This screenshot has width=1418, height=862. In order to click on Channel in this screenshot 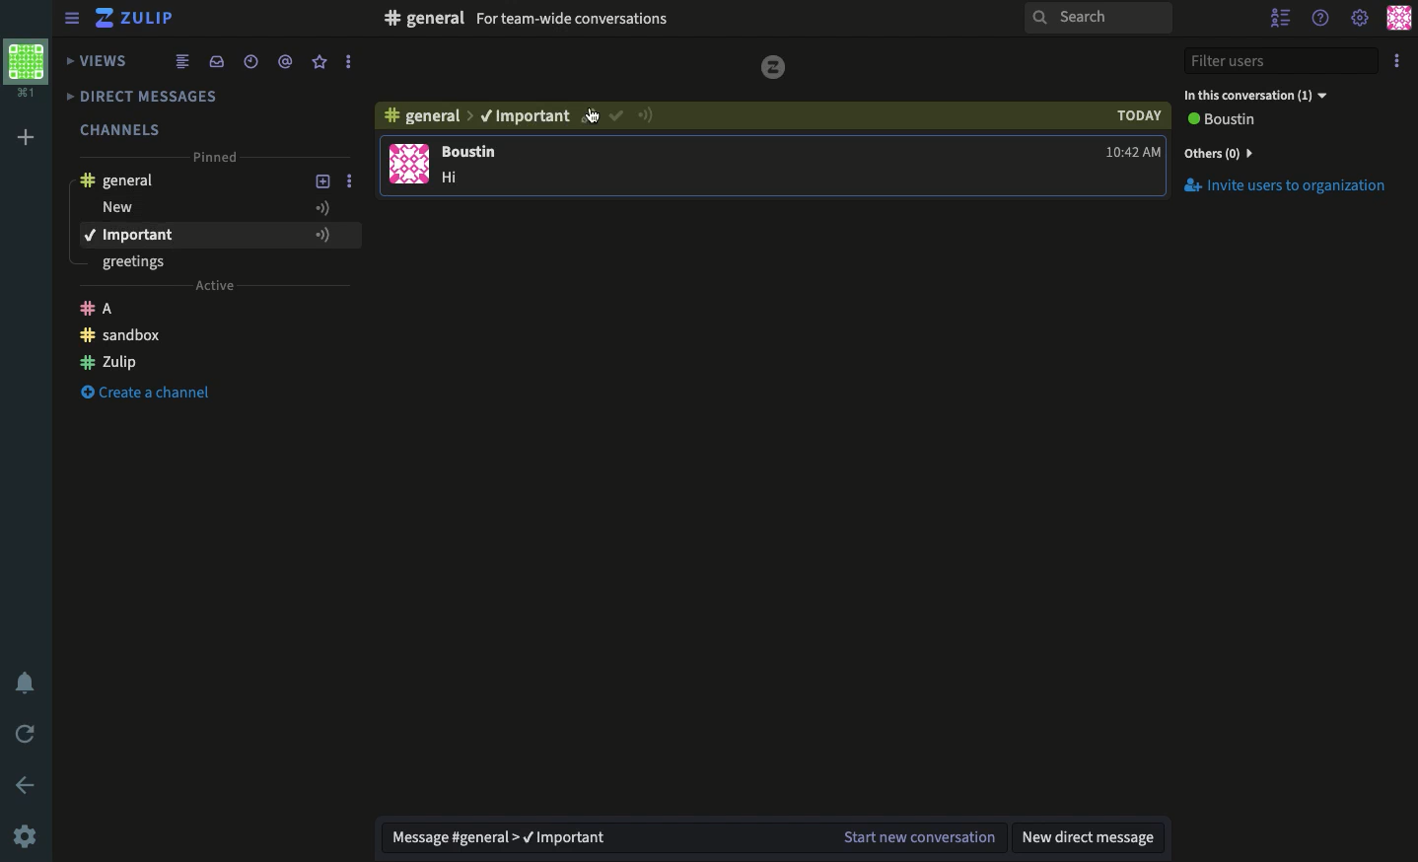, I will do `click(426, 119)`.